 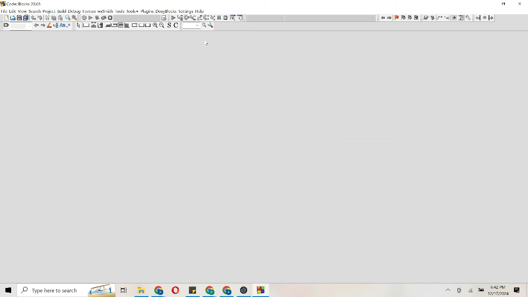 What do you see at coordinates (481, 290) in the screenshot?
I see `Battery` at bounding box center [481, 290].